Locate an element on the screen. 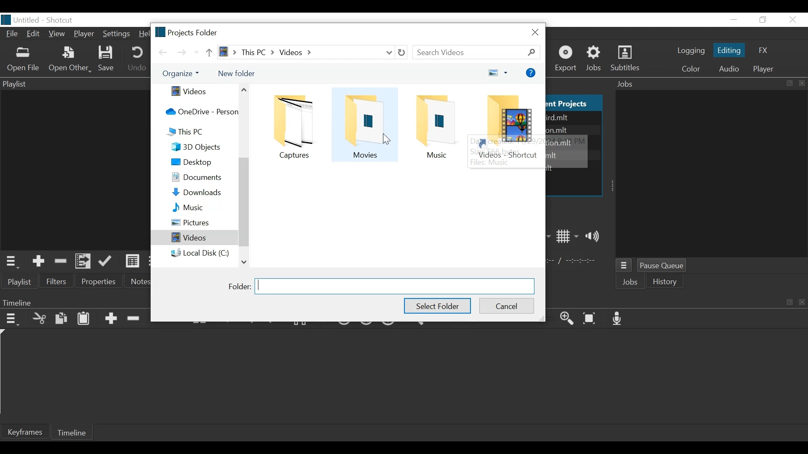 Image resolution: width=808 pixels, height=454 pixels. File is located at coordinates (12, 34).